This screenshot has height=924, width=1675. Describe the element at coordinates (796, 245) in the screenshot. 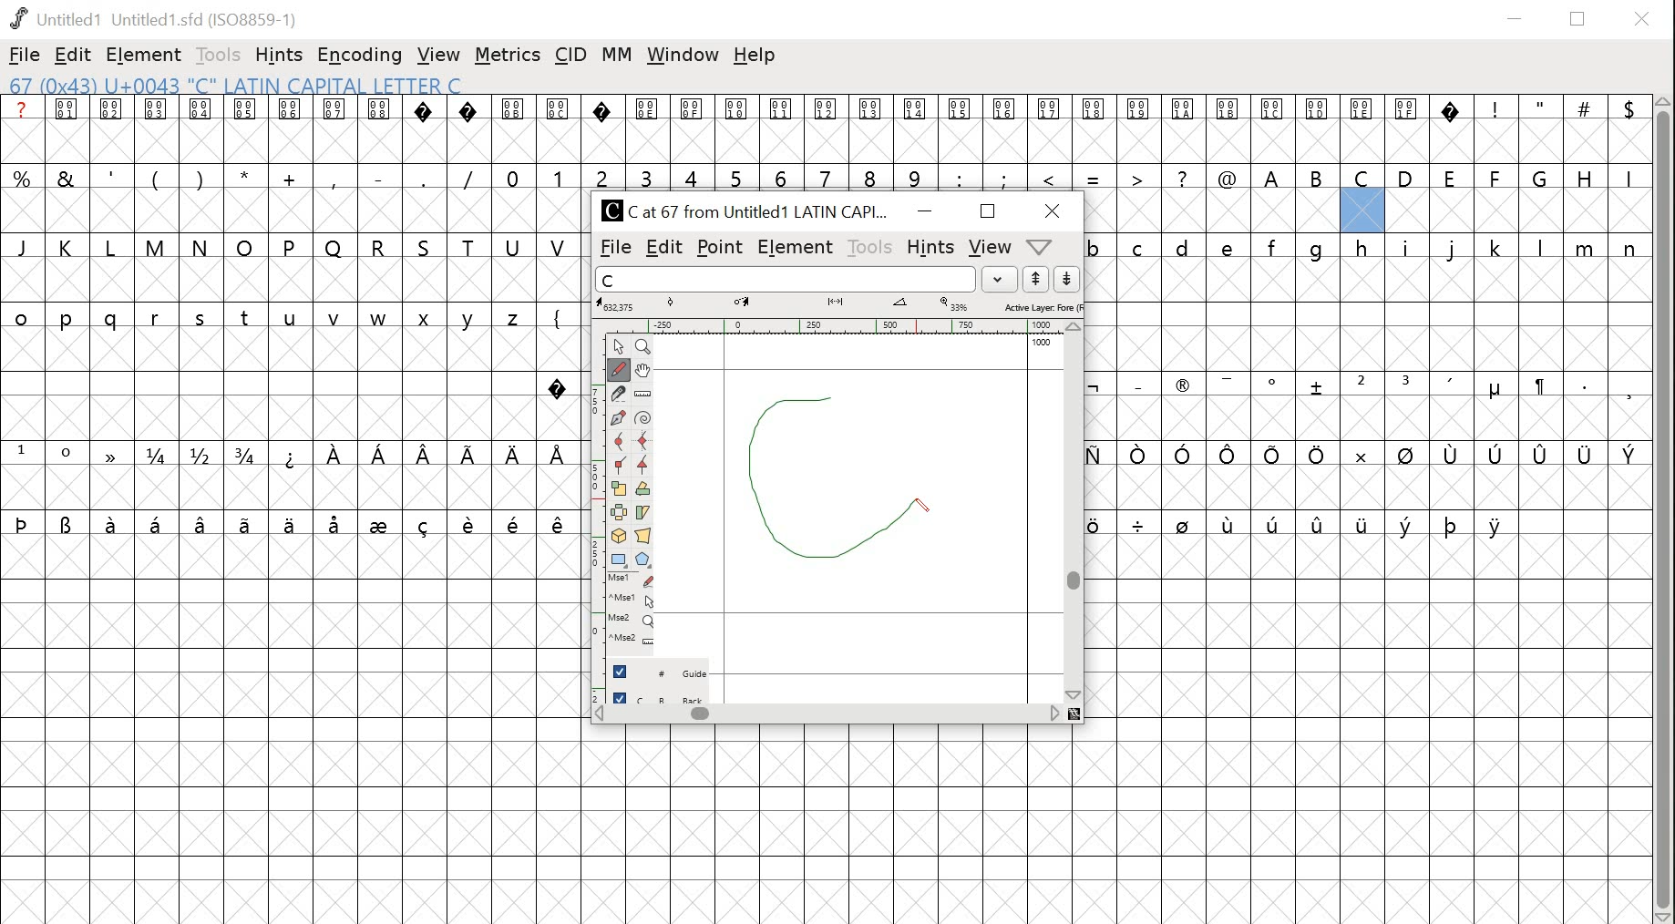

I see `element` at that location.